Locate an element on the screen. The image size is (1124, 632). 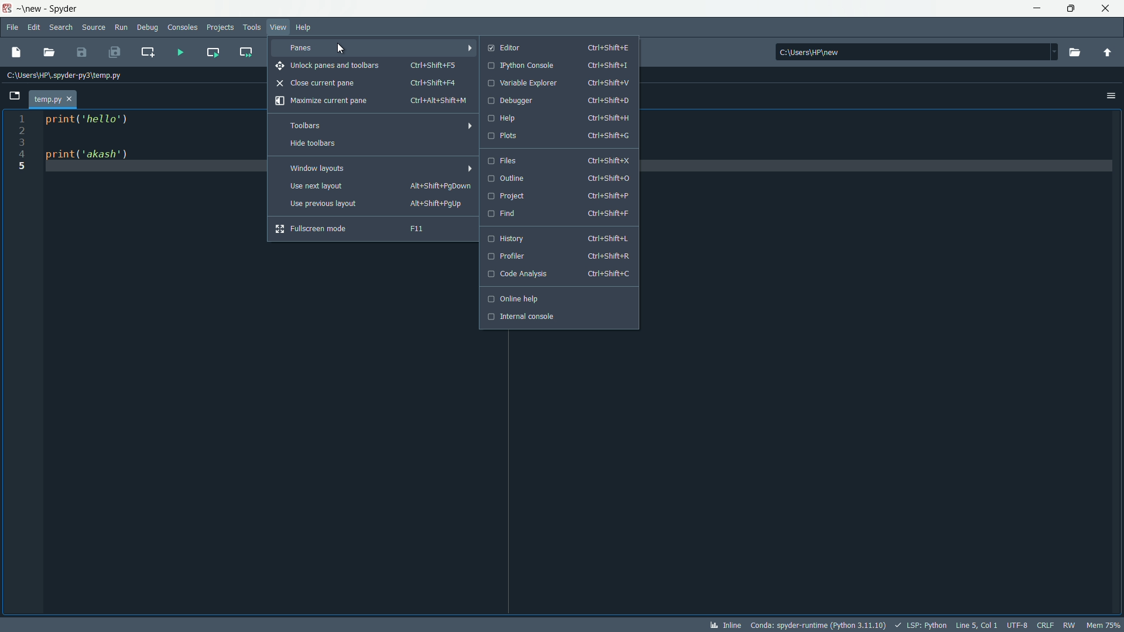
projects menu is located at coordinates (220, 27).